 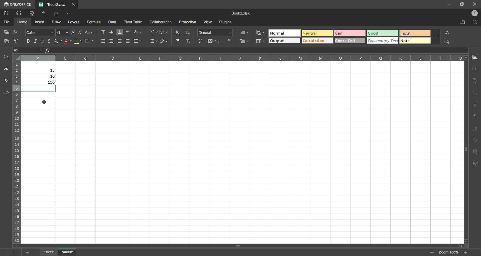 What do you see at coordinates (53, 70) in the screenshot?
I see `15` at bounding box center [53, 70].